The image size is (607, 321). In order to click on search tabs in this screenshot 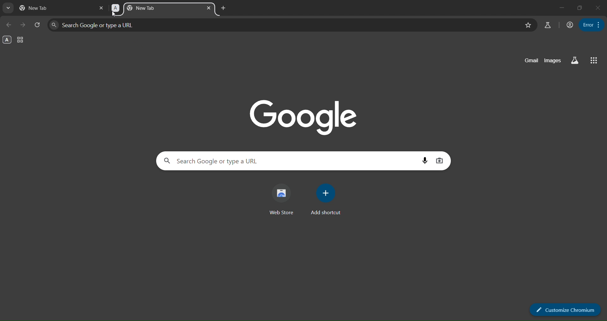, I will do `click(8, 9)`.